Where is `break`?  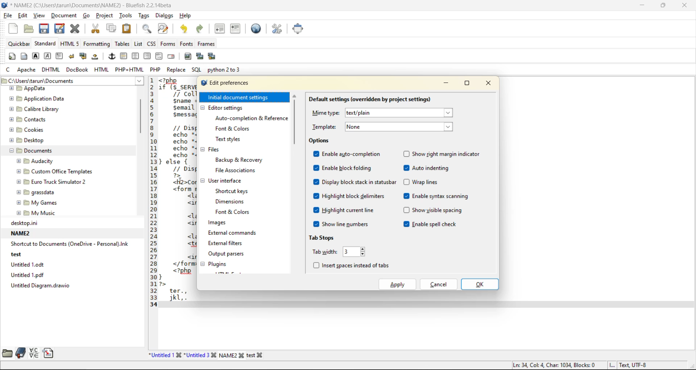
break is located at coordinates (72, 57).